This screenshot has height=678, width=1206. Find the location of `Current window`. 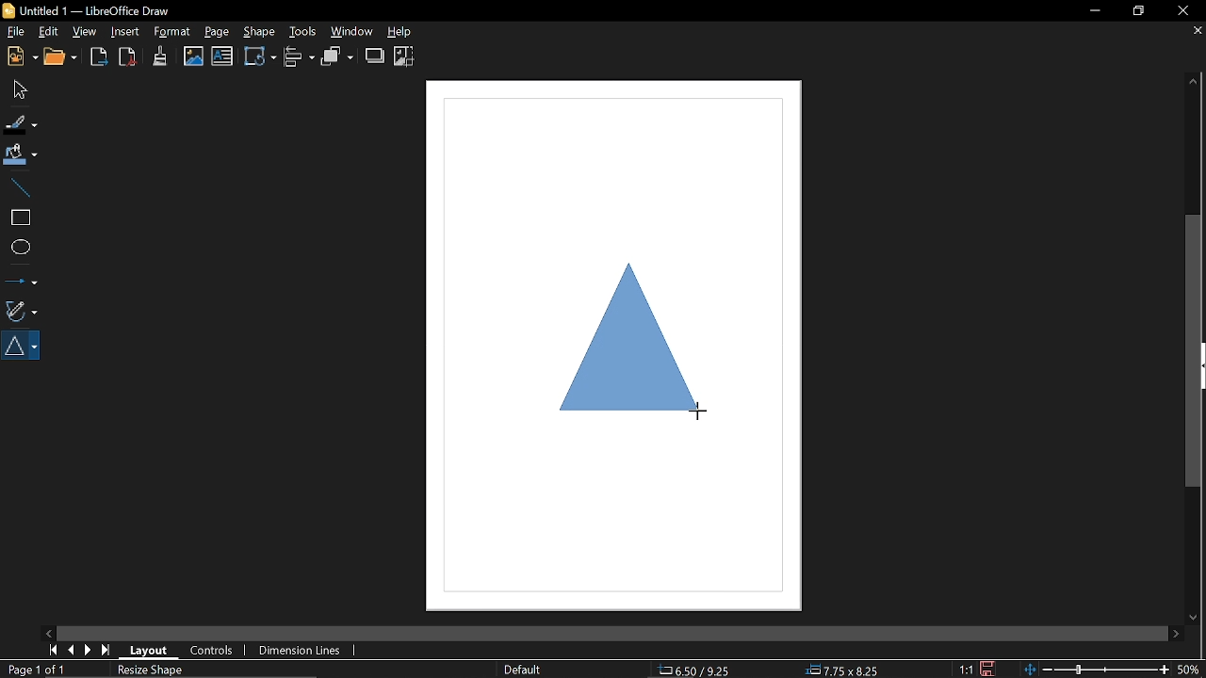

Current window is located at coordinates (94, 9).